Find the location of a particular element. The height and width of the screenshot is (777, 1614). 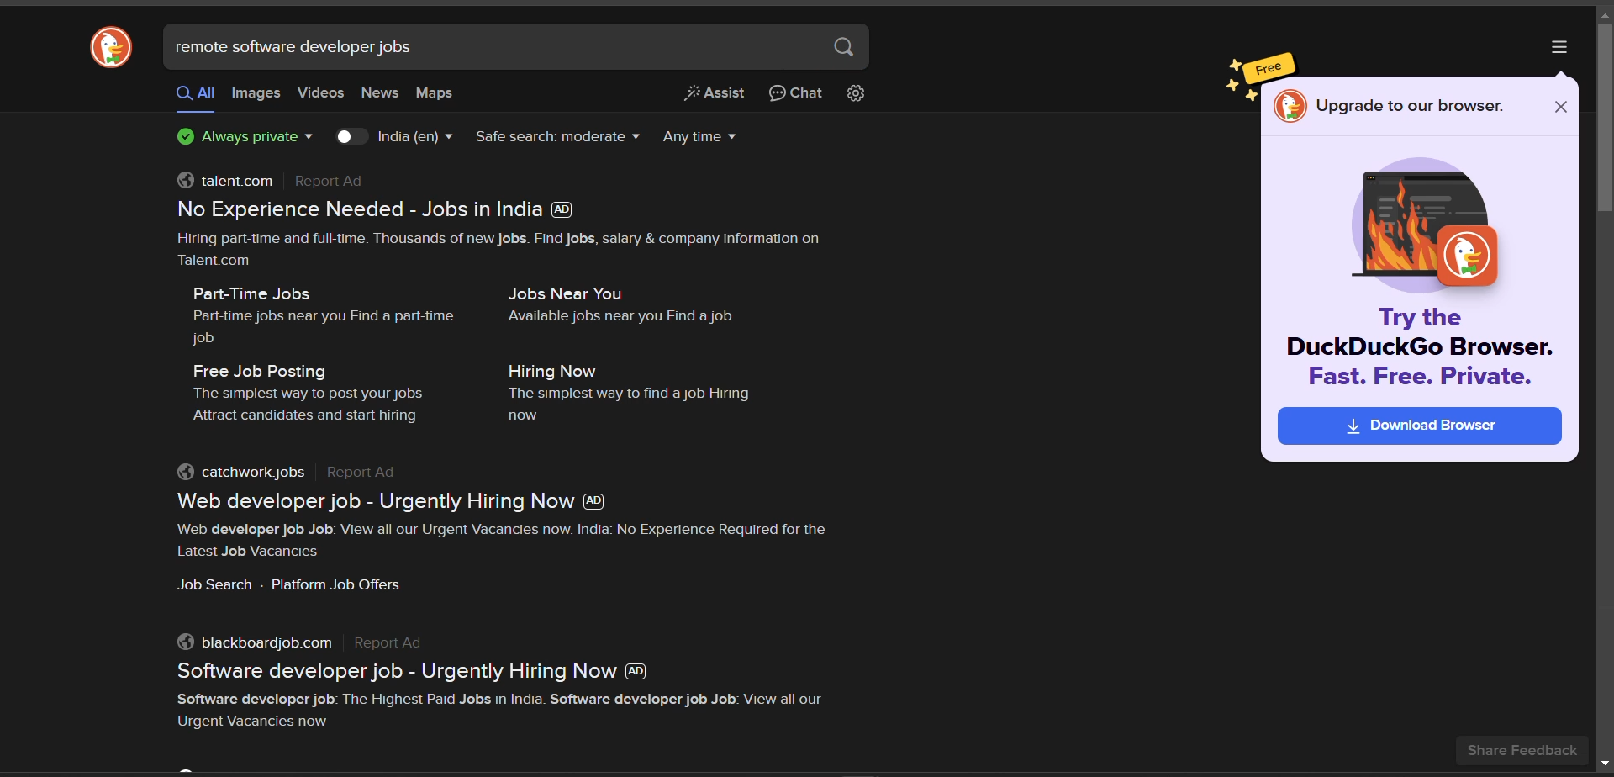

privacy protection badge is located at coordinates (241, 140).